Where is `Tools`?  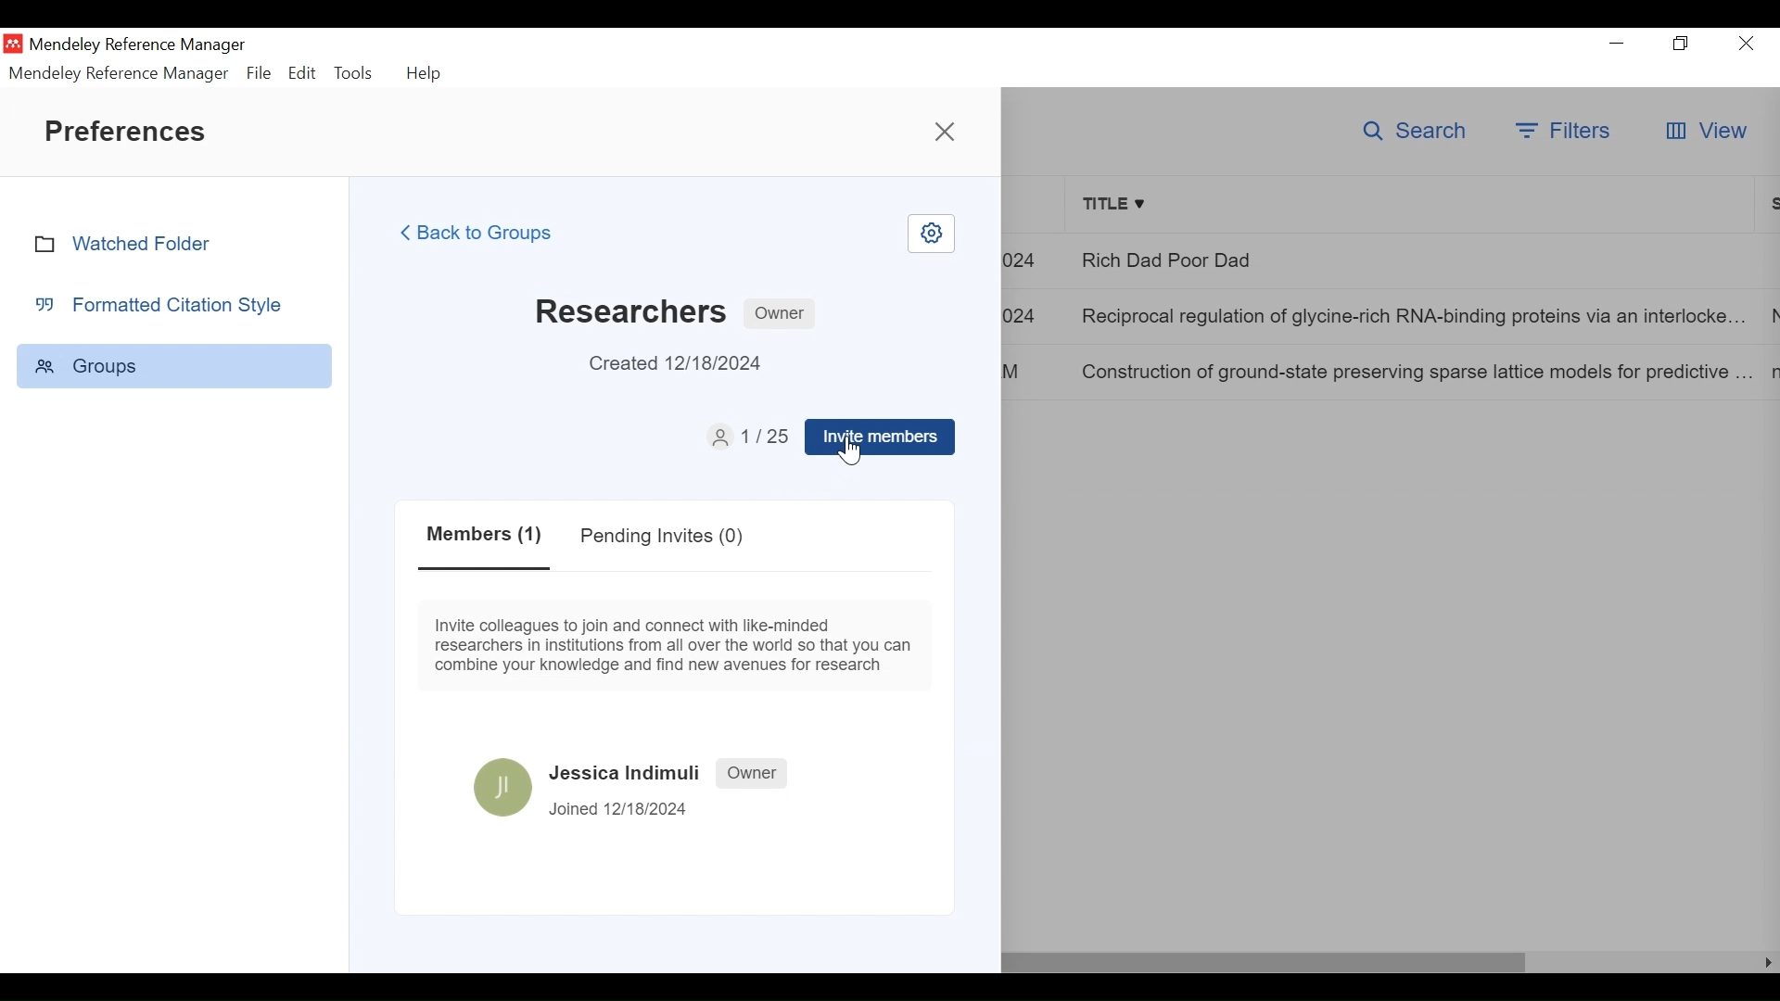 Tools is located at coordinates (355, 73).